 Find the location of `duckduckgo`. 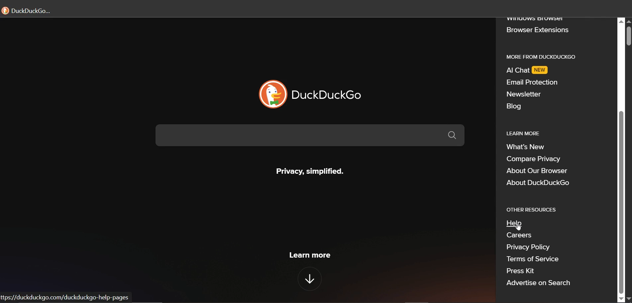

duckduckgo is located at coordinates (330, 94).